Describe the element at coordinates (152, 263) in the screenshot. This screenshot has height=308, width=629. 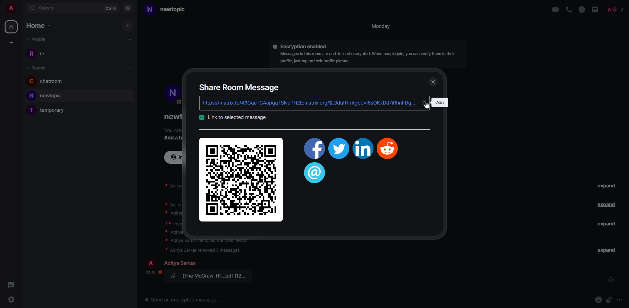
I see `profile` at that location.